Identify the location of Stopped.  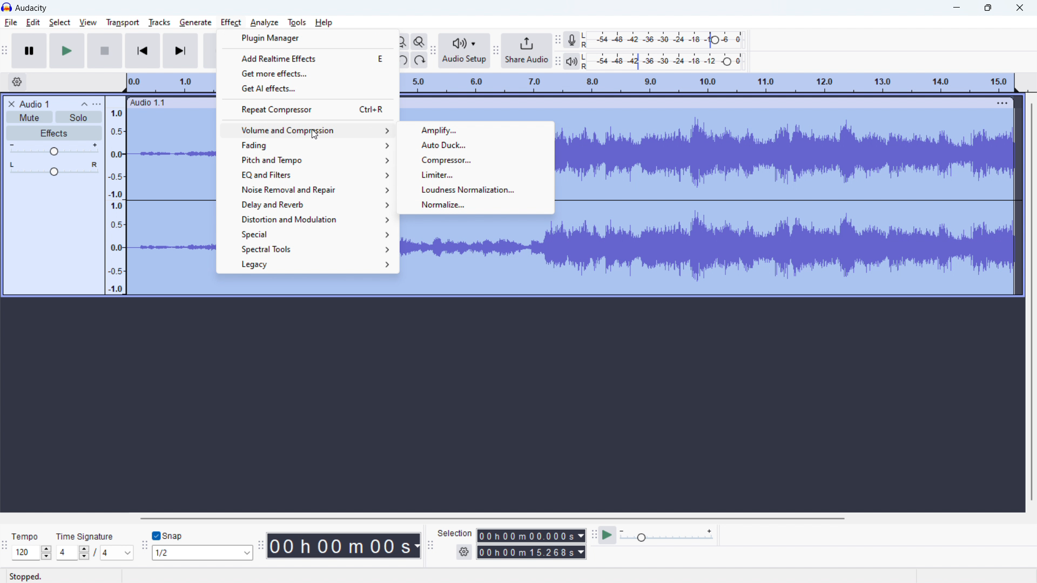
(33, 575).